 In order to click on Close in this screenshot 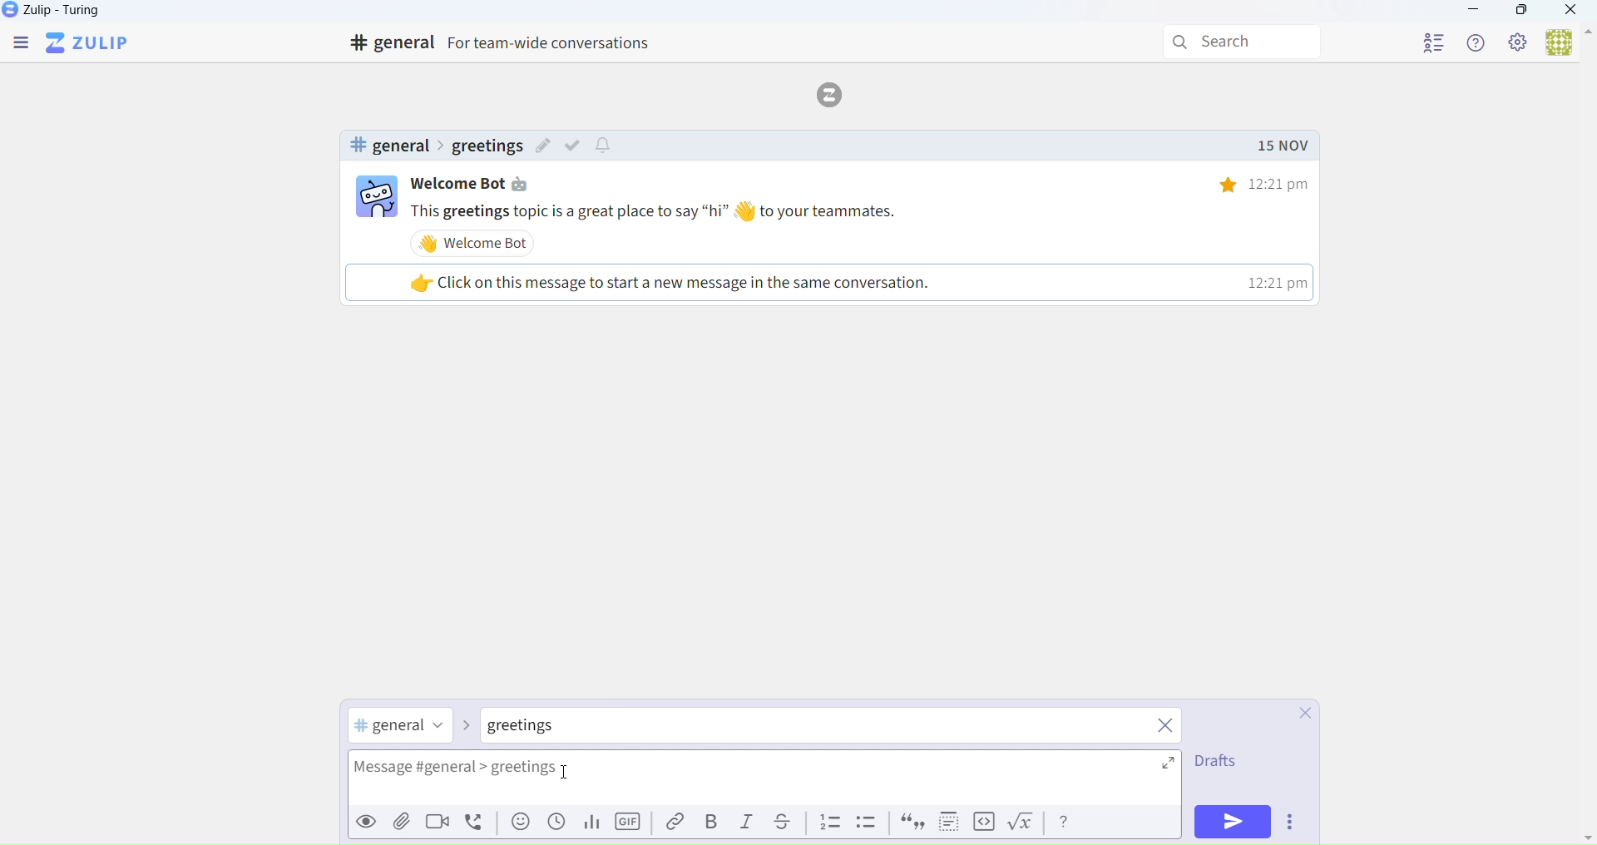, I will do `click(1298, 714)`.